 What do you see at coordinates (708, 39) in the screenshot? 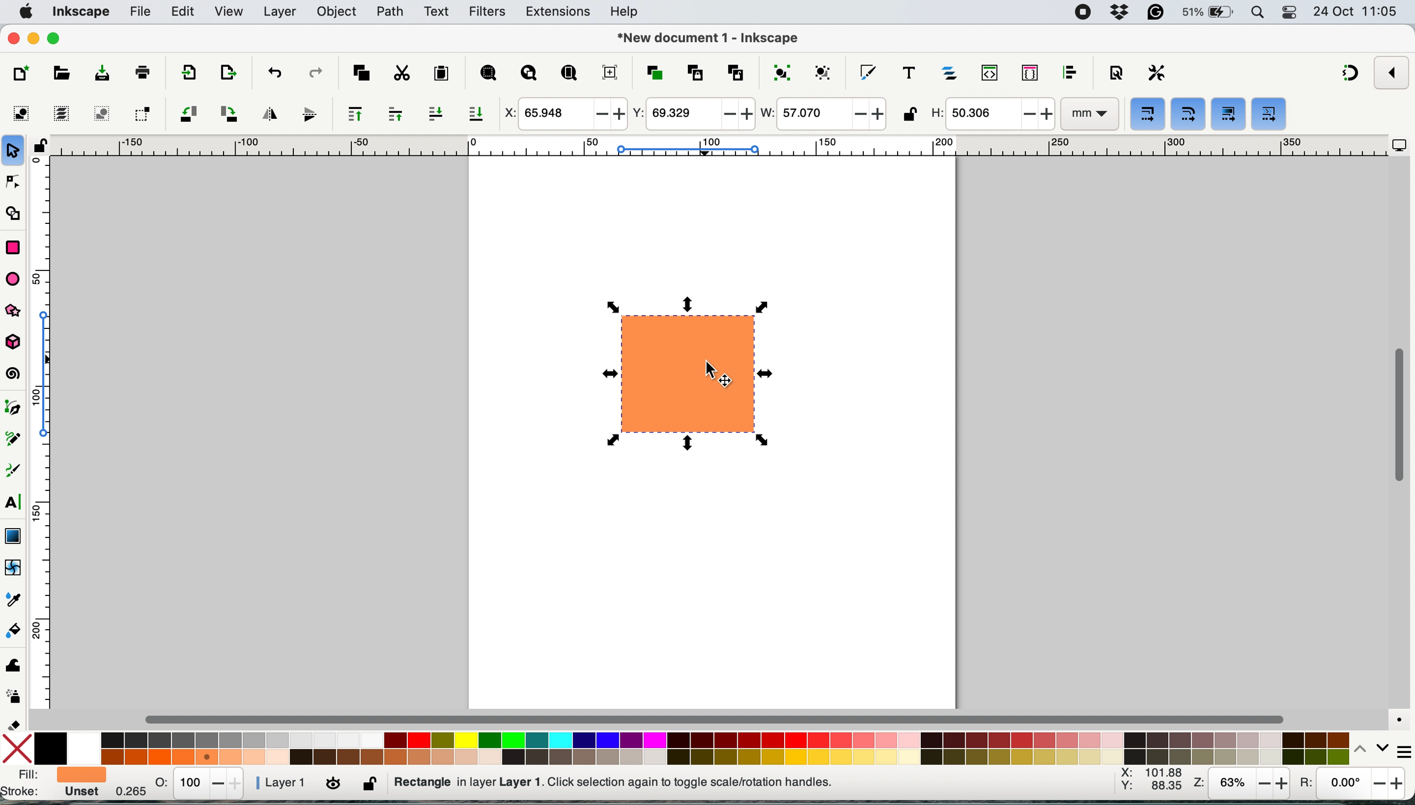
I see `document name` at bounding box center [708, 39].